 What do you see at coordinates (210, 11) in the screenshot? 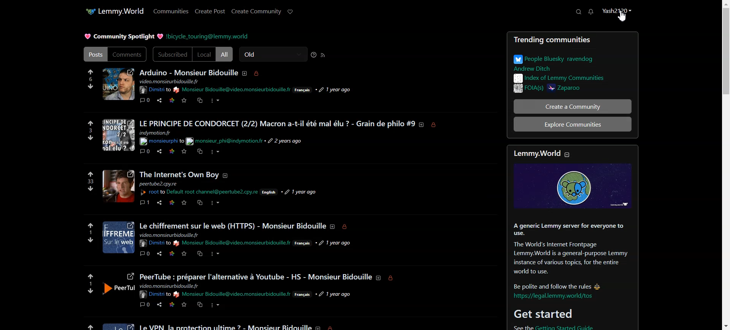
I see `Create Post` at bounding box center [210, 11].